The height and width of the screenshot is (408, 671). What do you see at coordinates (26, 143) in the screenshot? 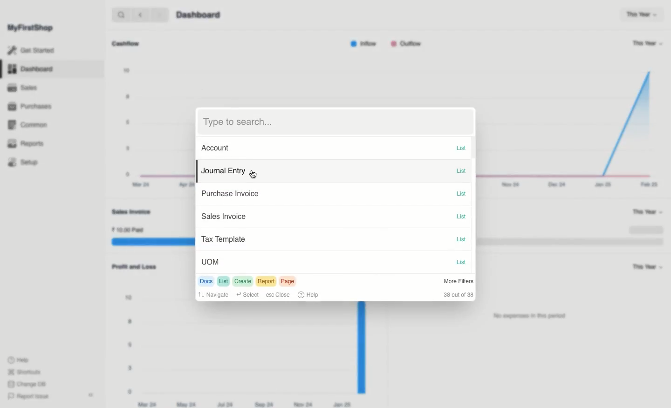
I see `Reports` at bounding box center [26, 143].